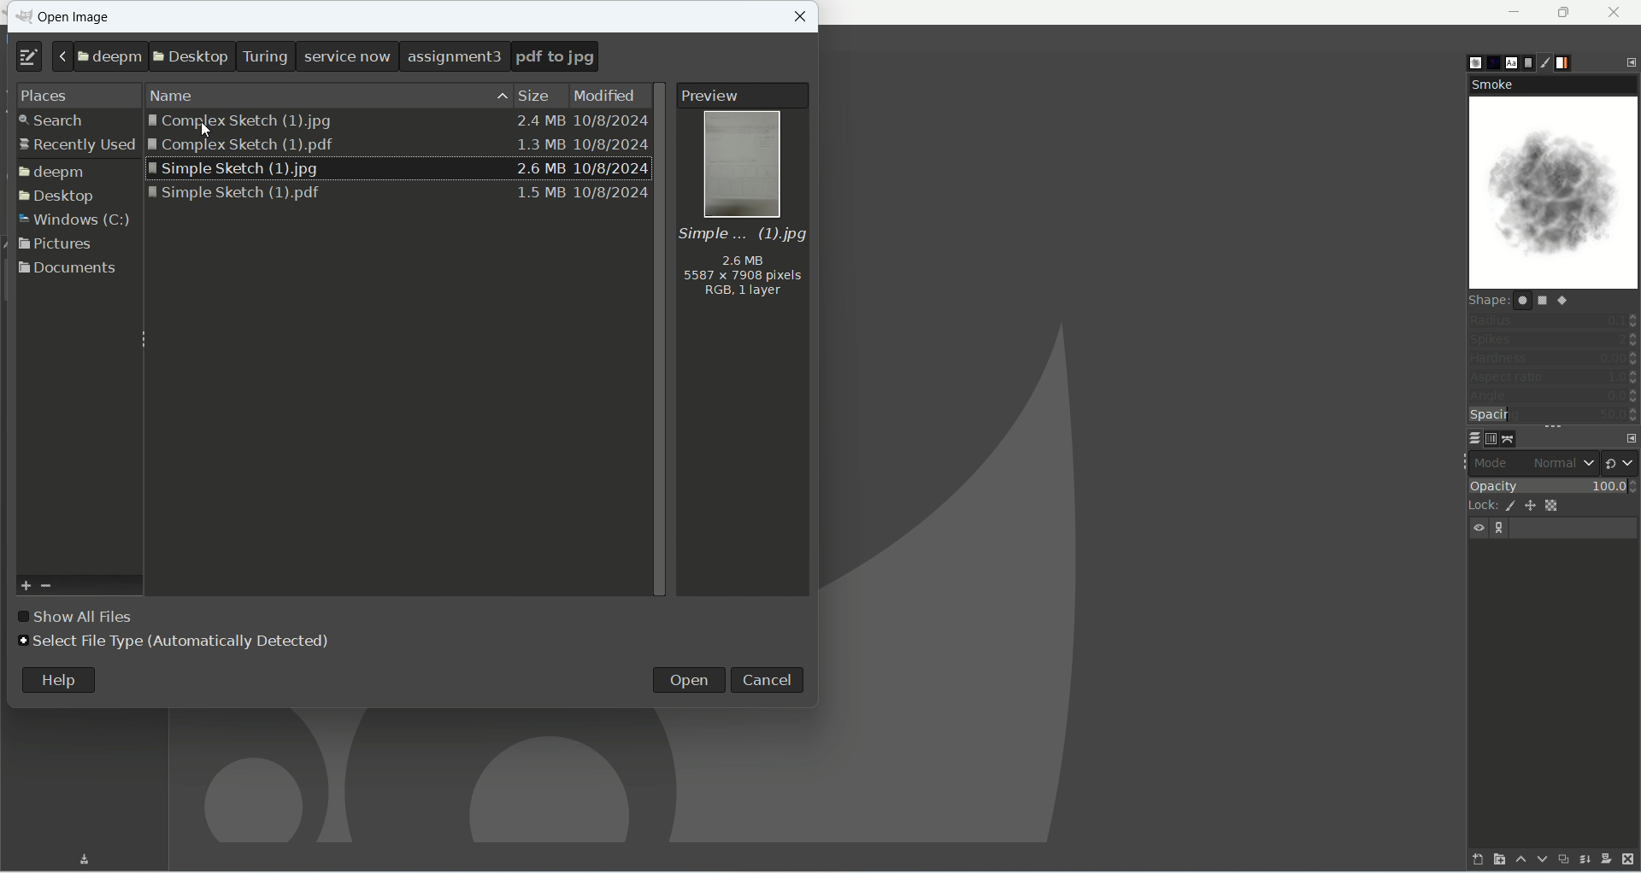  What do you see at coordinates (1520, 859) in the screenshot?
I see `raise this layer` at bounding box center [1520, 859].